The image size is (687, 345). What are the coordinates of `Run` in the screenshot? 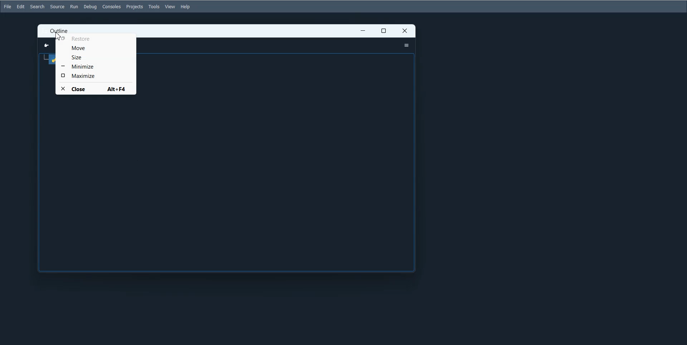 It's located at (74, 6).